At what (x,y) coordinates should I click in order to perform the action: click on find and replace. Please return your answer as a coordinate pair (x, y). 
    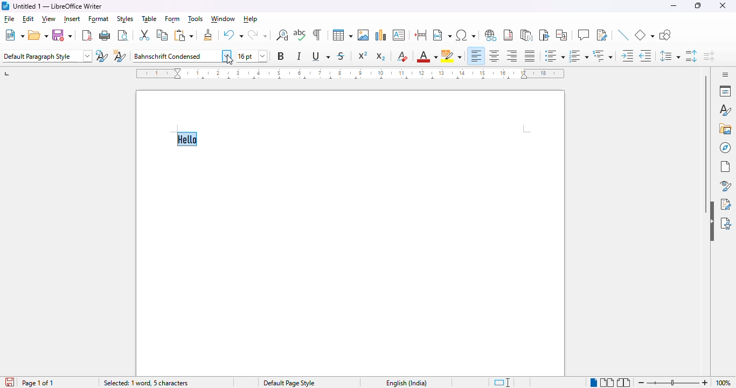
    Looking at the image, I should click on (282, 35).